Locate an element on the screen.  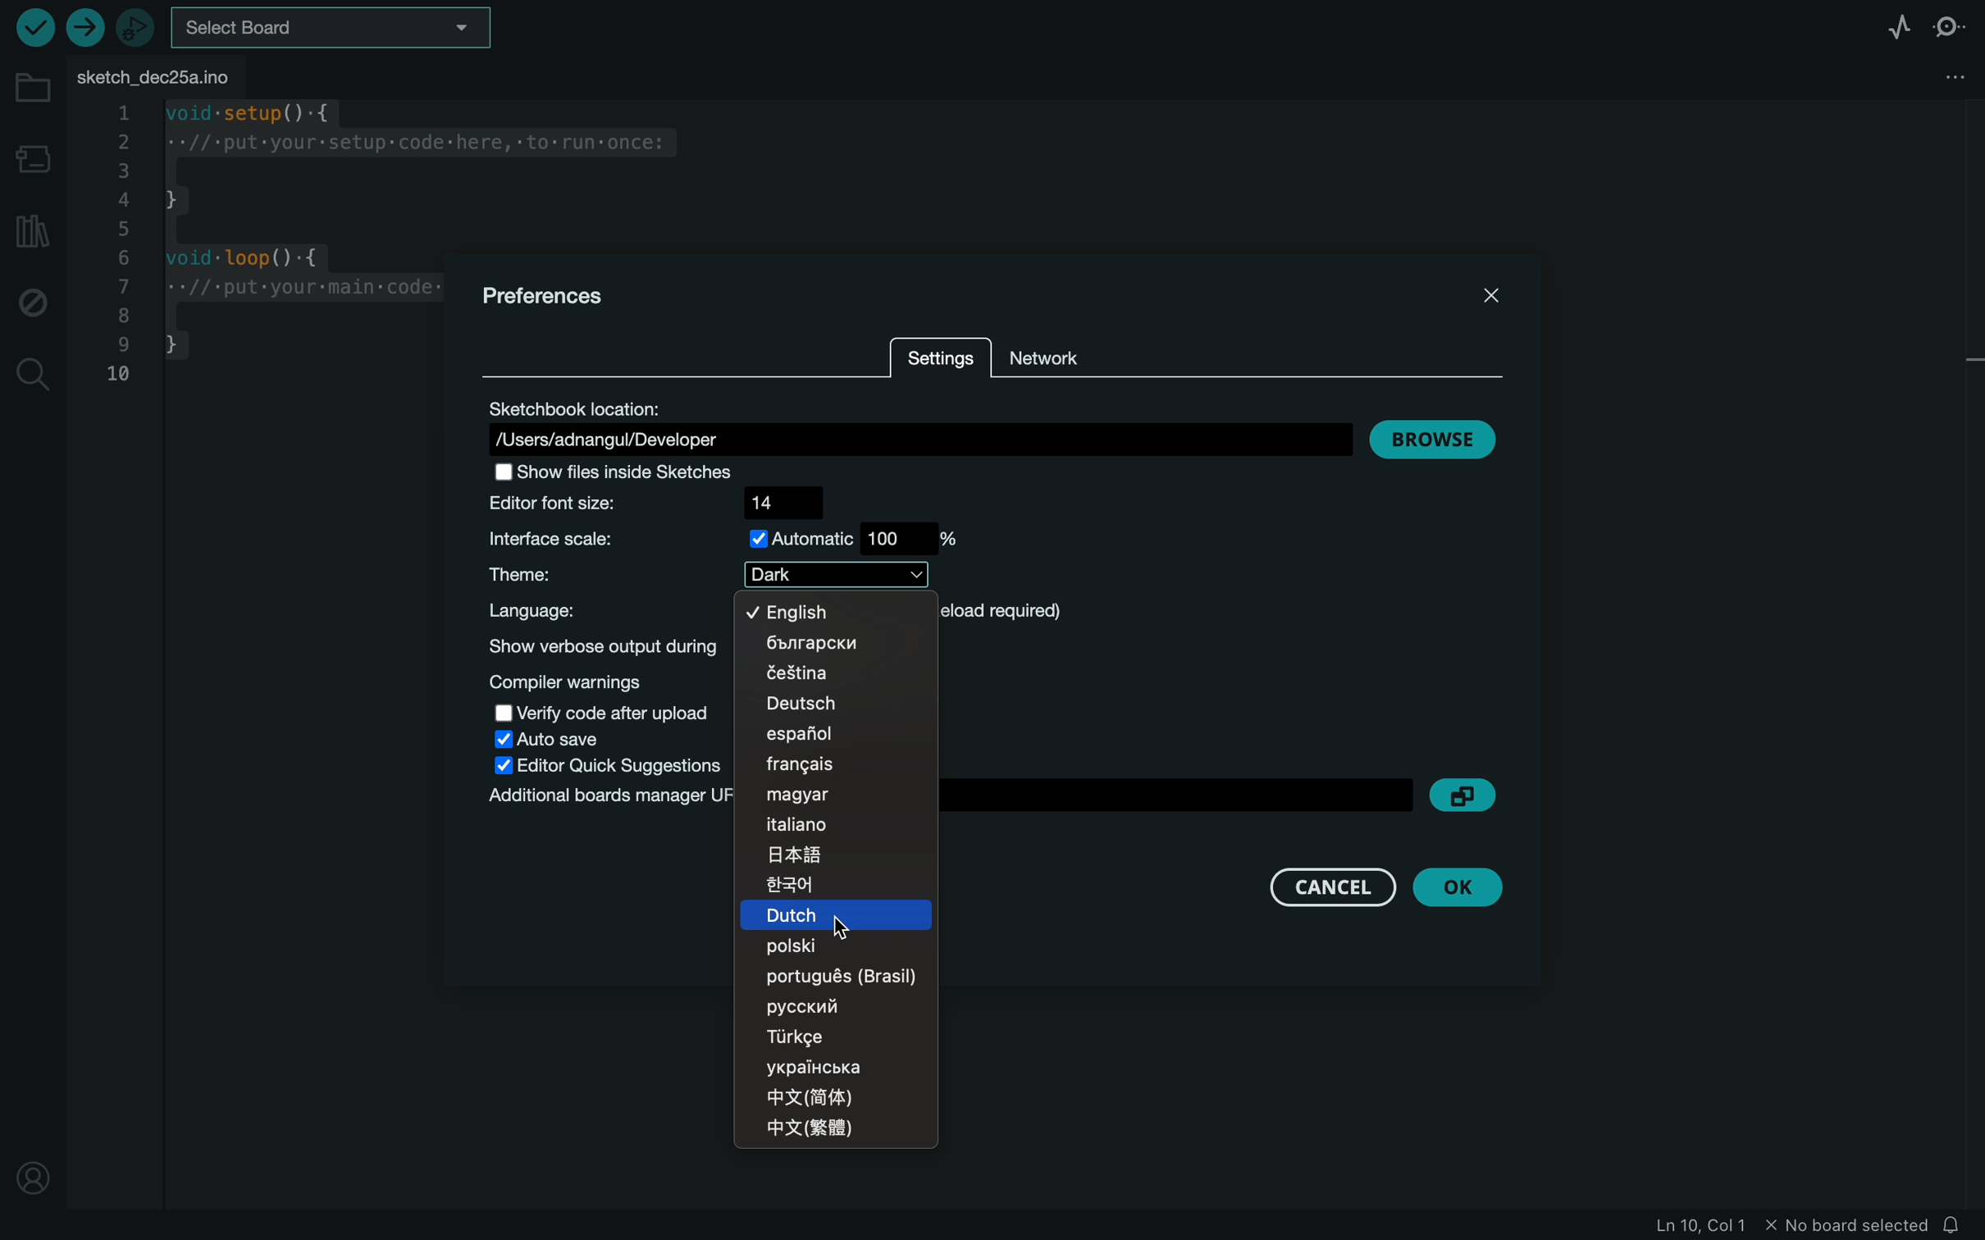
close is located at coordinates (1493, 294).